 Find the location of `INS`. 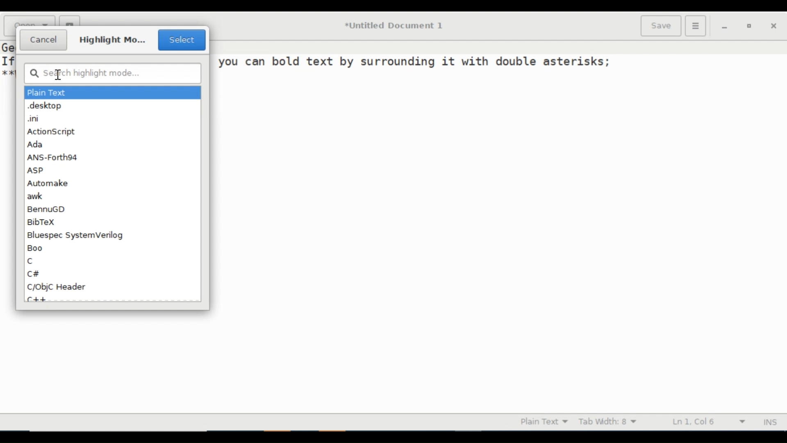

INS is located at coordinates (772, 422).